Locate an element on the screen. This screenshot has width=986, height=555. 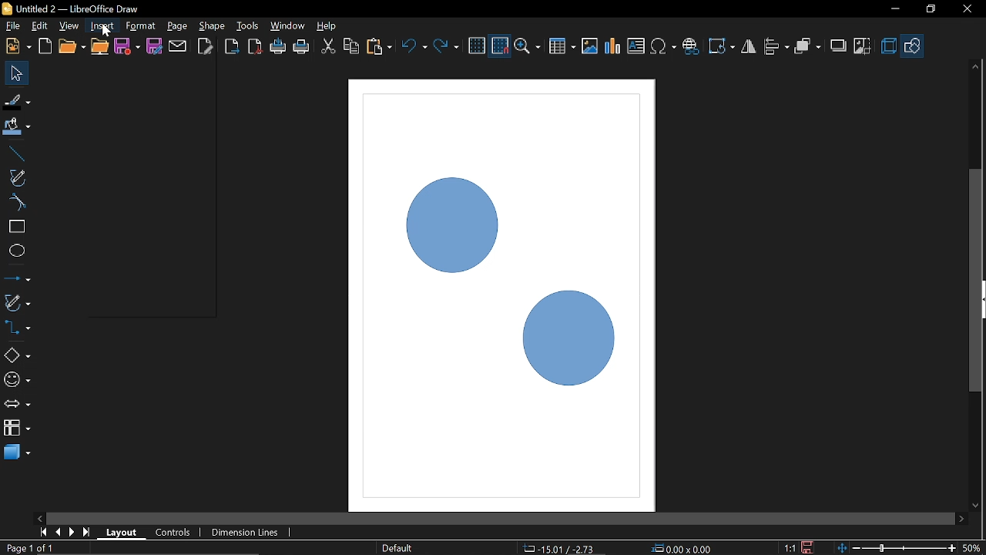
Line is located at coordinates (15, 154).